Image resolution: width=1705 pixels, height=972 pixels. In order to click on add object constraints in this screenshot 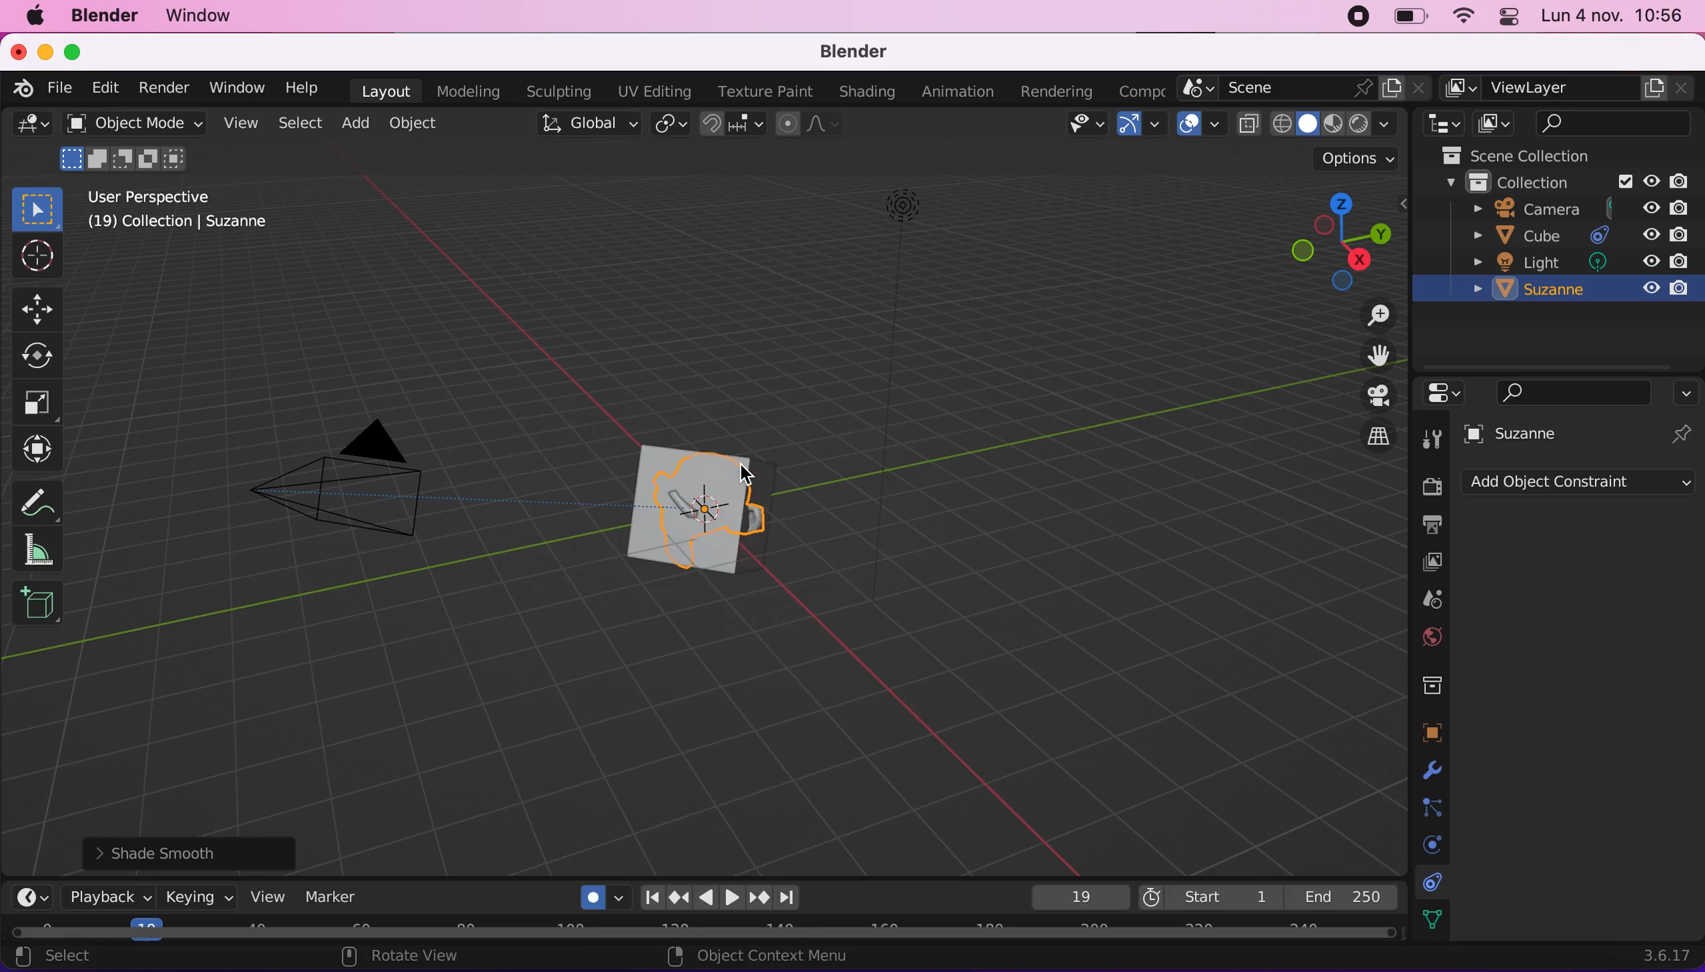, I will do `click(1578, 485)`.